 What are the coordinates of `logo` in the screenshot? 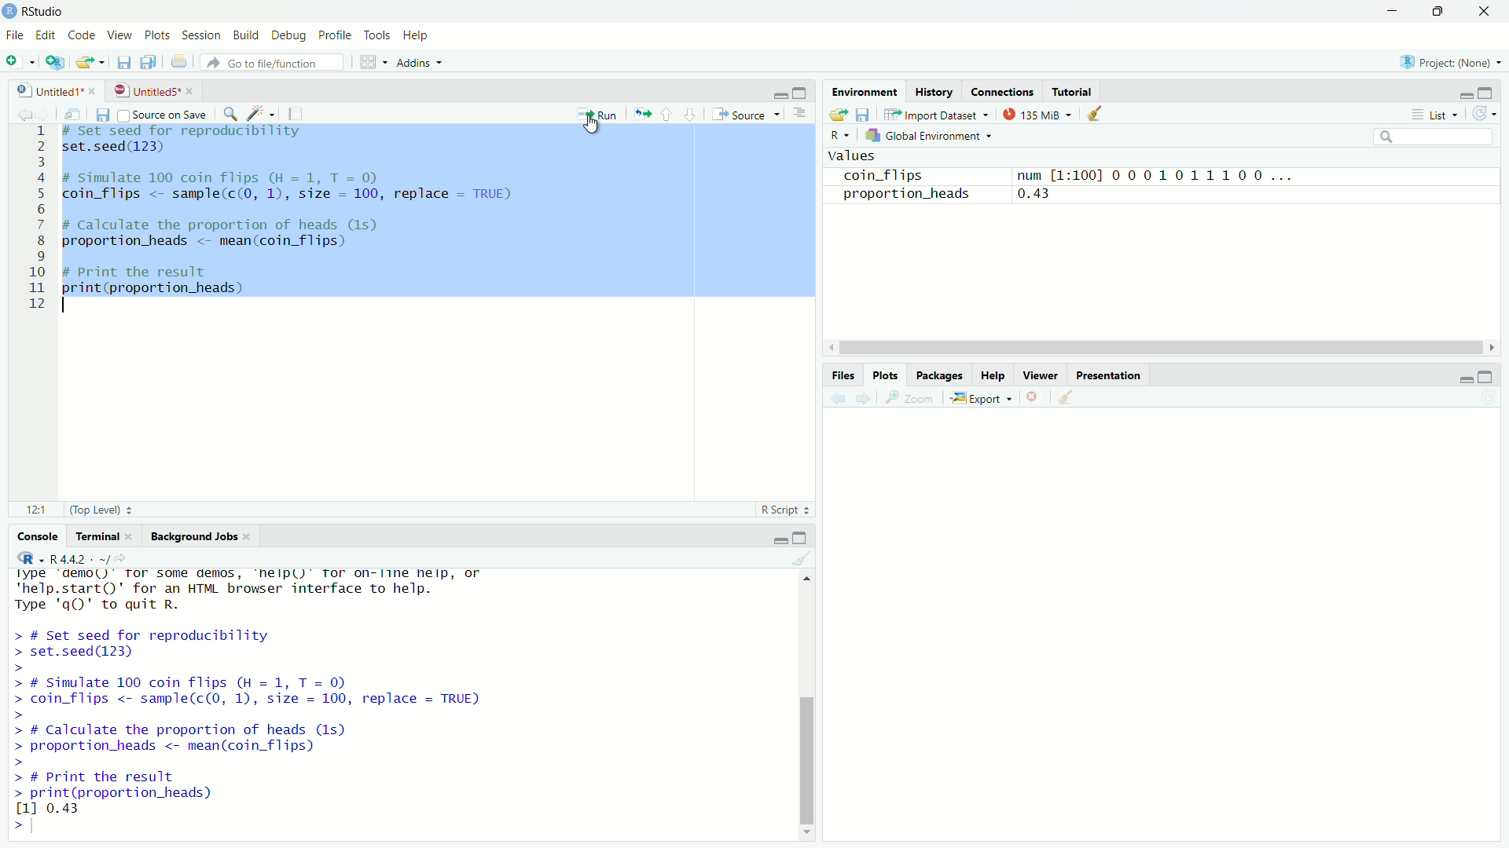 It's located at (9, 12).